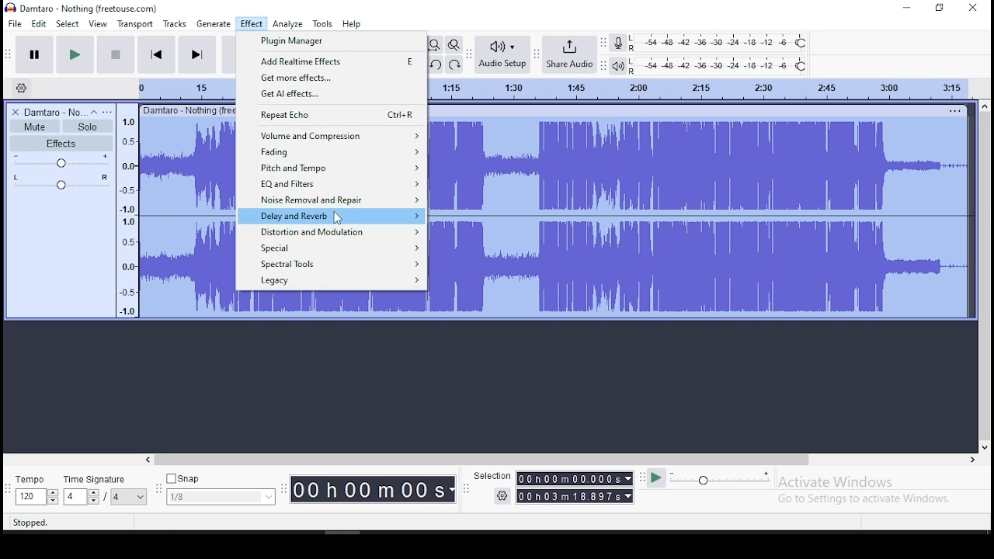 The image size is (994, 559). What do you see at coordinates (324, 24) in the screenshot?
I see `tools` at bounding box center [324, 24].